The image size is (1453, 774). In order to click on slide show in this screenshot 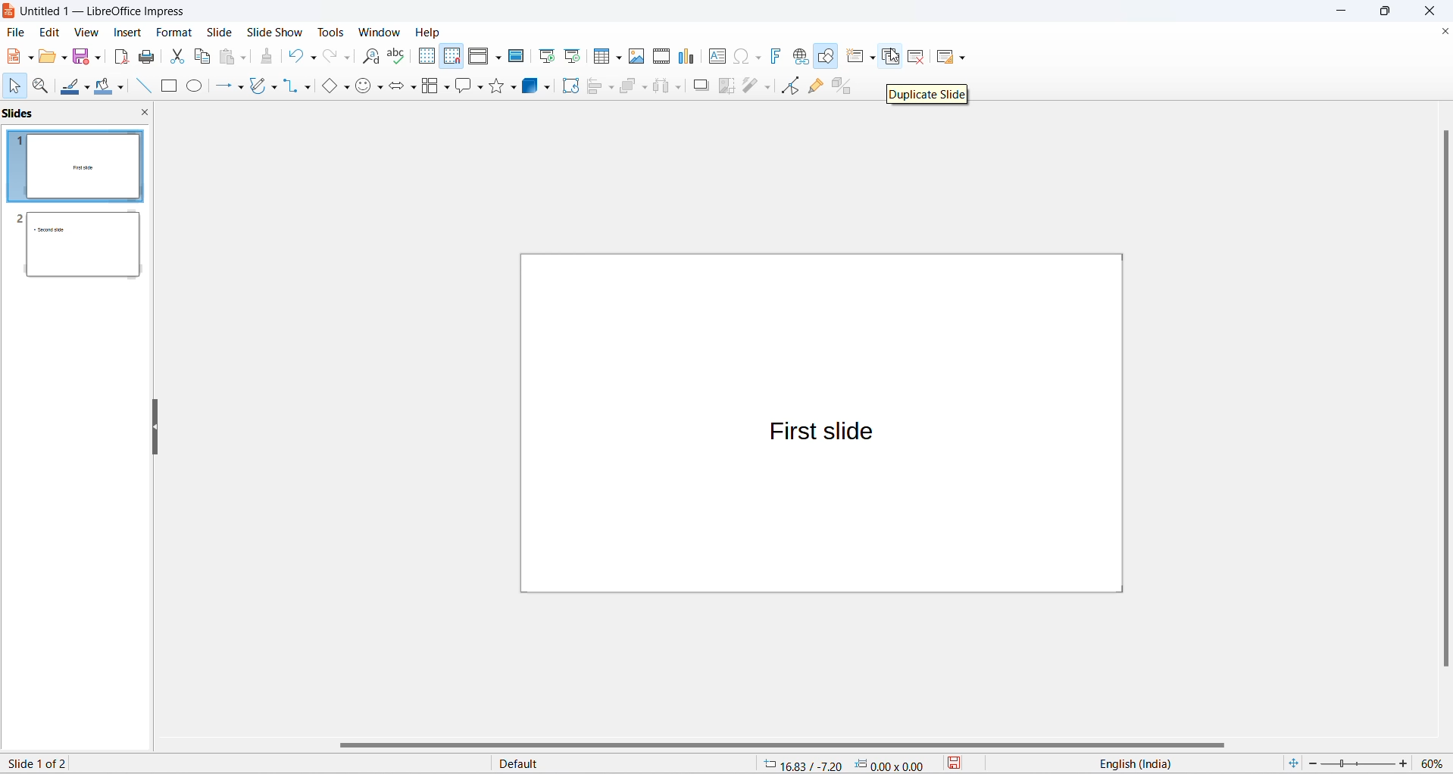, I will do `click(273, 30)`.